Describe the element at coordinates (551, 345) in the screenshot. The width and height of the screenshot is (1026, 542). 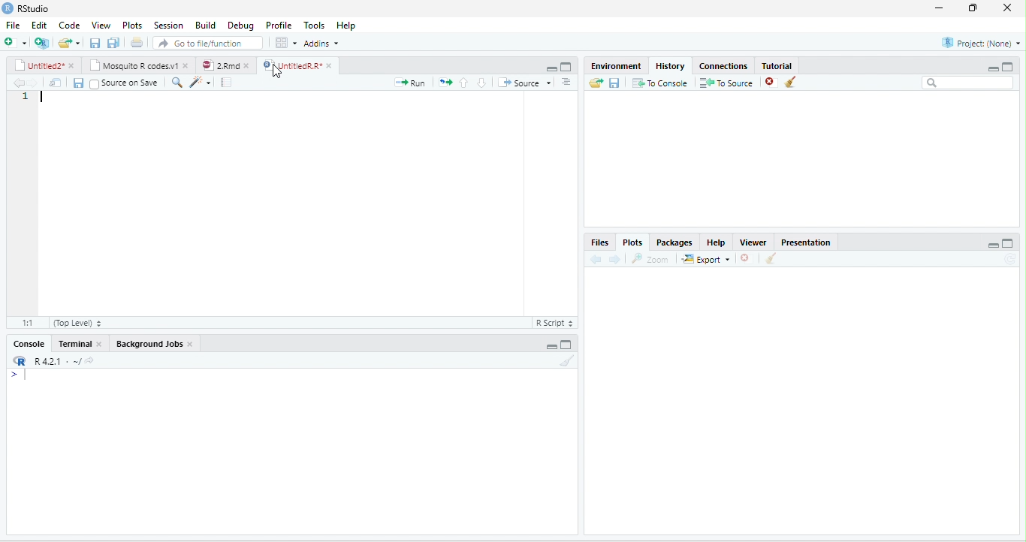
I see `minimize` at that location.